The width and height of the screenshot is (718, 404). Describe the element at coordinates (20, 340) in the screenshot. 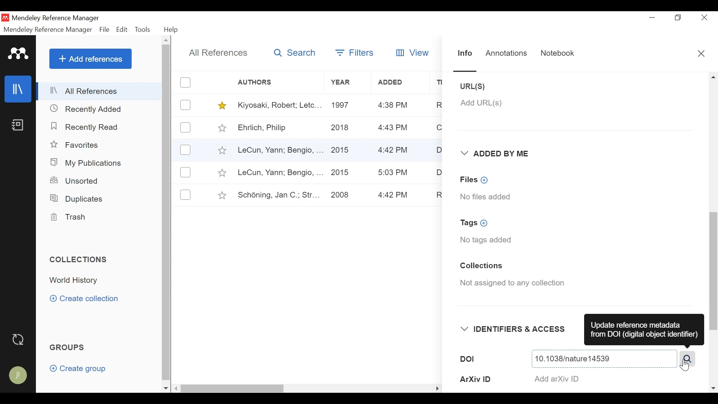

I see `Sync` at that location.